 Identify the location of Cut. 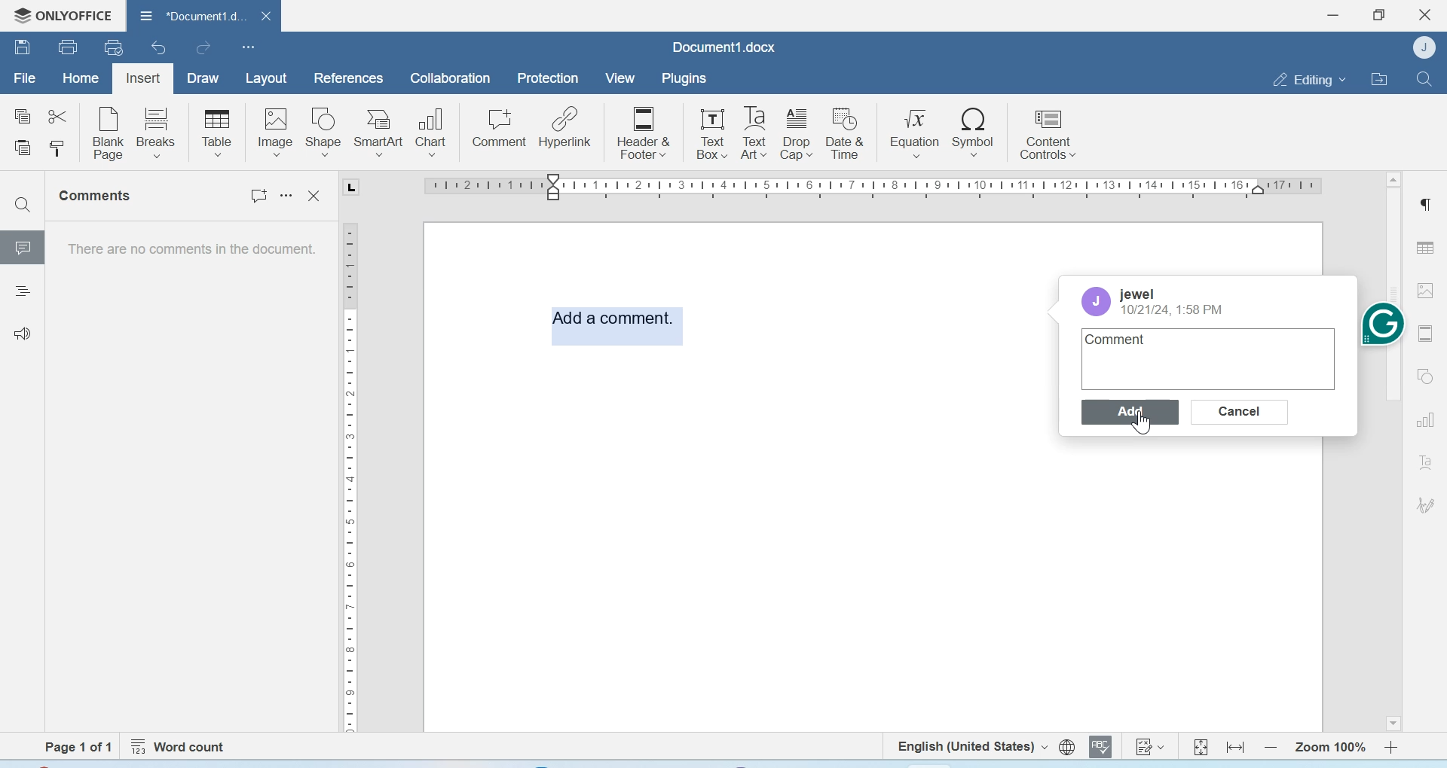
(57, 115).